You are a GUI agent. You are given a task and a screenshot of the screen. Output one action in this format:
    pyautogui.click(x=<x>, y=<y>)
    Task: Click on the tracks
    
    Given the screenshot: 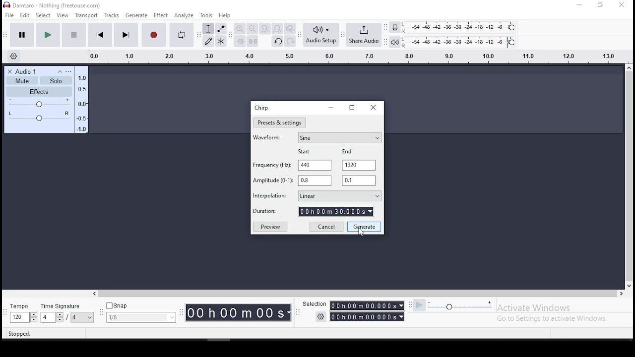 What is the action you would take?
    pyautogui.click(x=112, y=15)
    